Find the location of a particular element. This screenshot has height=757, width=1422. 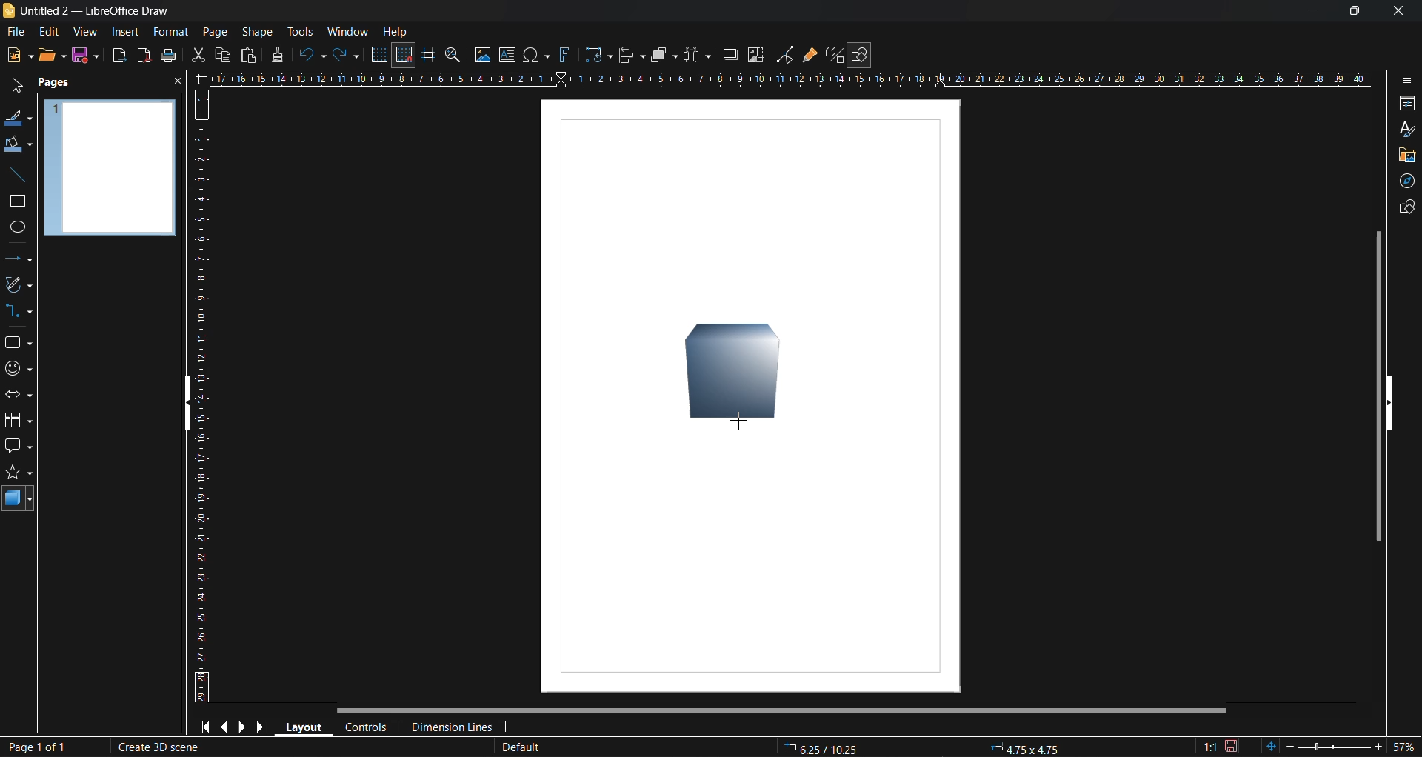

coordinates is located at coordinates (929, 747).